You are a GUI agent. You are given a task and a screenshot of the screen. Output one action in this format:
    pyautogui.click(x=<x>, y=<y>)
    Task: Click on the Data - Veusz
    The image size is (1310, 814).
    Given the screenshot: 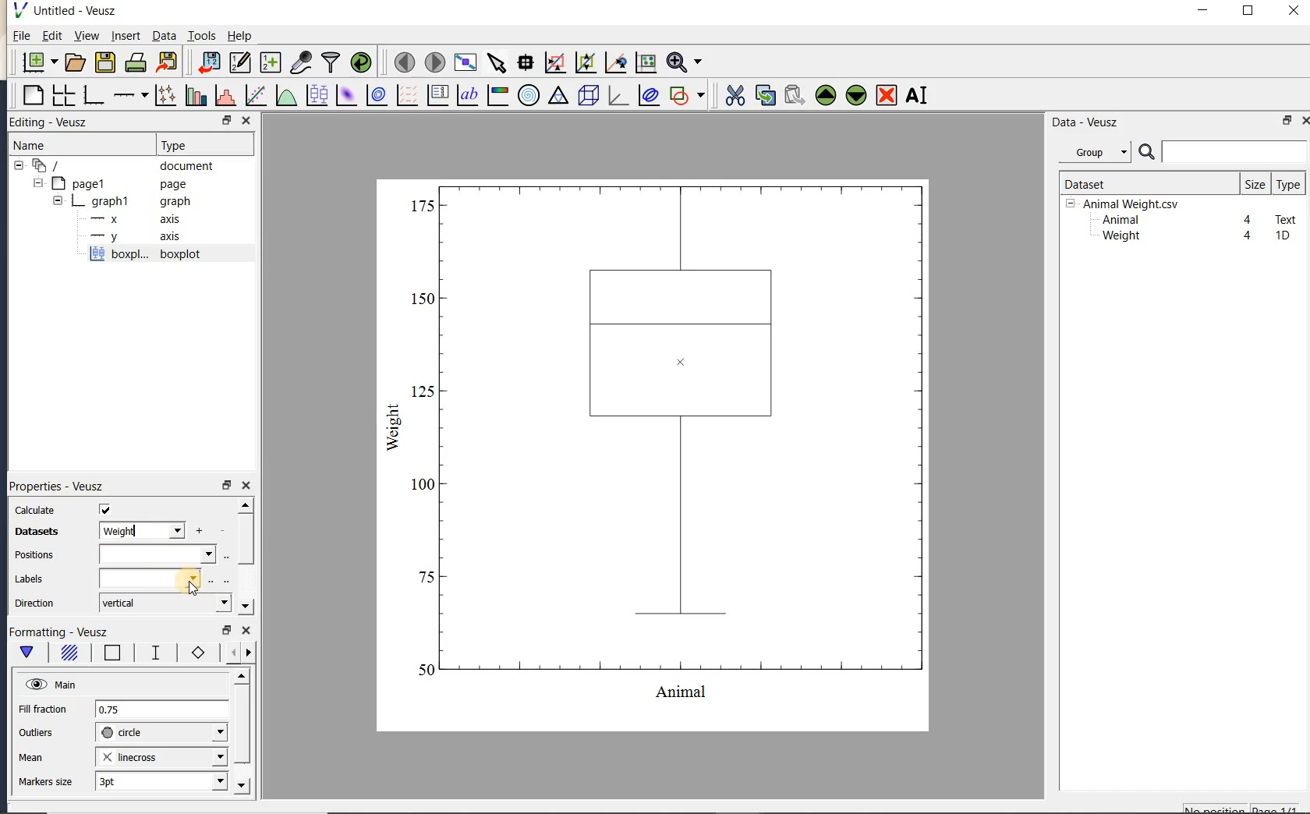 What is the action you would take?
    pyautogui.click(x=1099, y=153)
    